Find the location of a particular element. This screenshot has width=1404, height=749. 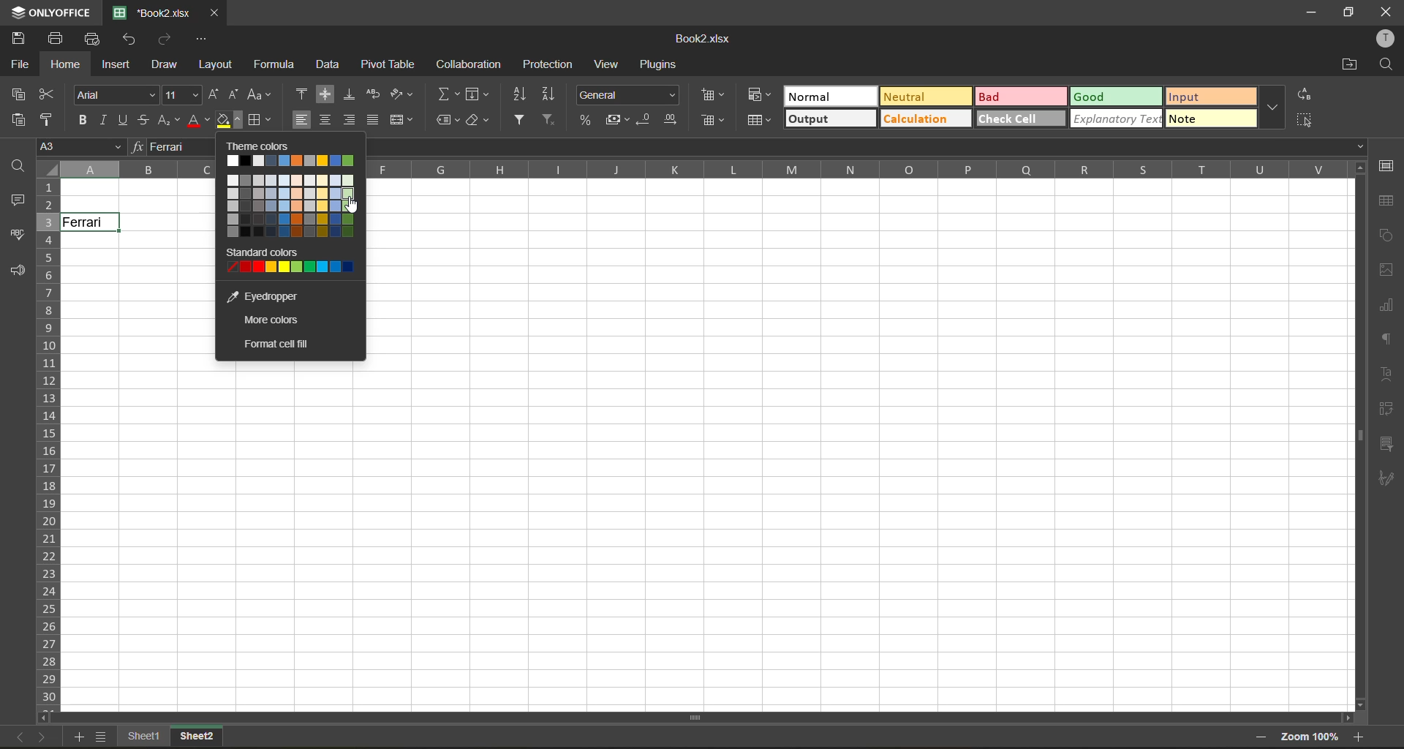

protection is located at coordinates (549, 63).